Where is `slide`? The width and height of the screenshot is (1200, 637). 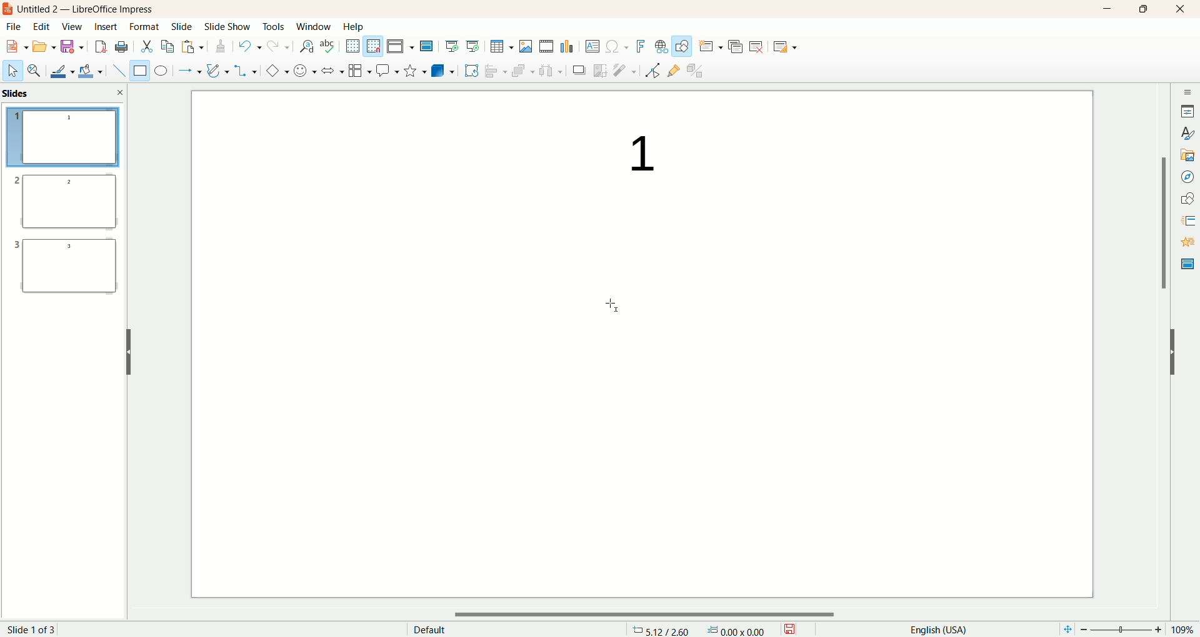
slide is located at coordinates (182, 27).